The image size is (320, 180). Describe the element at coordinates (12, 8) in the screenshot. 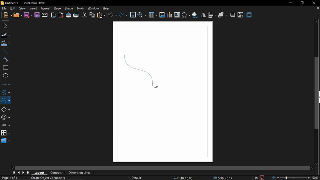

I see `edit` at that location.